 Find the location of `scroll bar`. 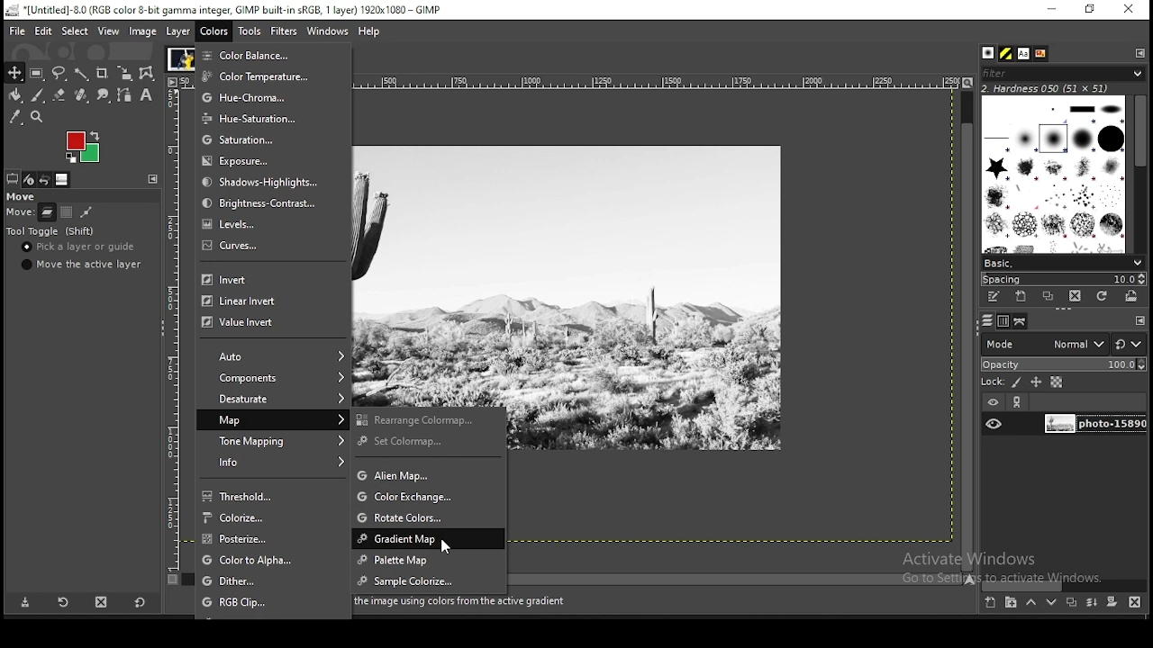

scroll bar is located at coordinates (739, 578).